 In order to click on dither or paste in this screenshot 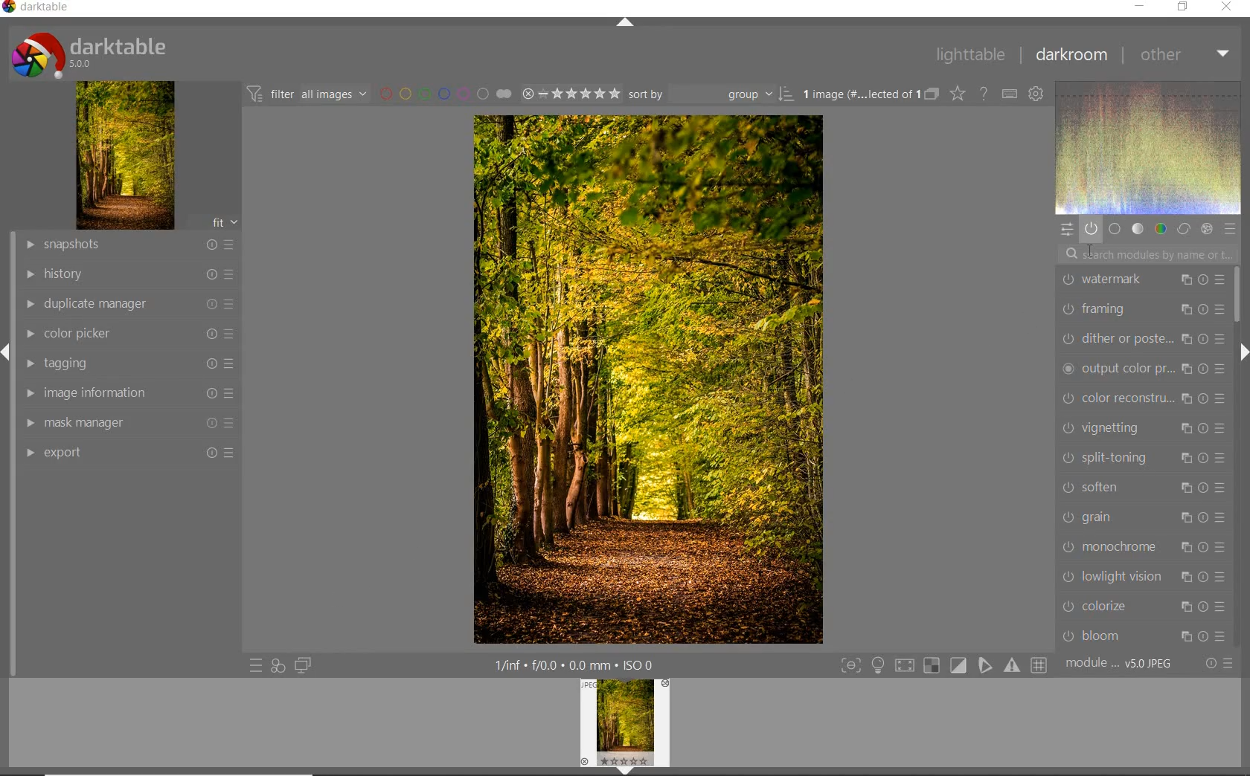, I will do `click(1143, 340)`.